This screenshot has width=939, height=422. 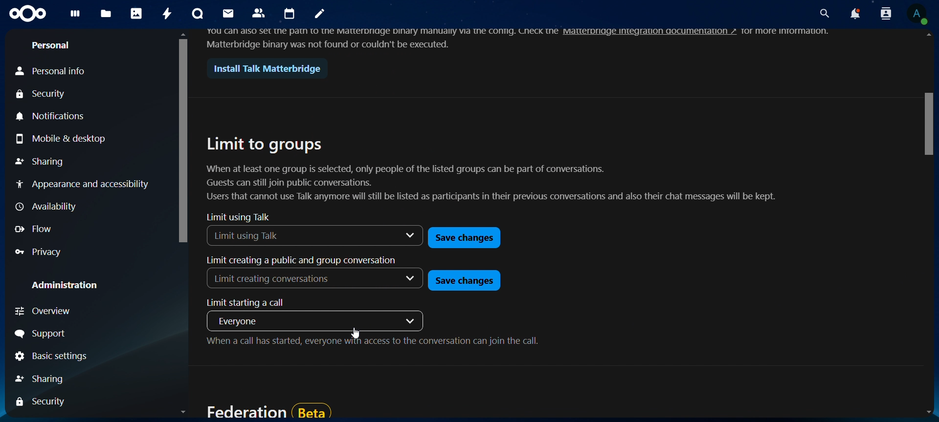 What do you see at coordinates (924, 123) in the screenshot?
I see `vertical scroll bar` at bounding box center [924, 123].